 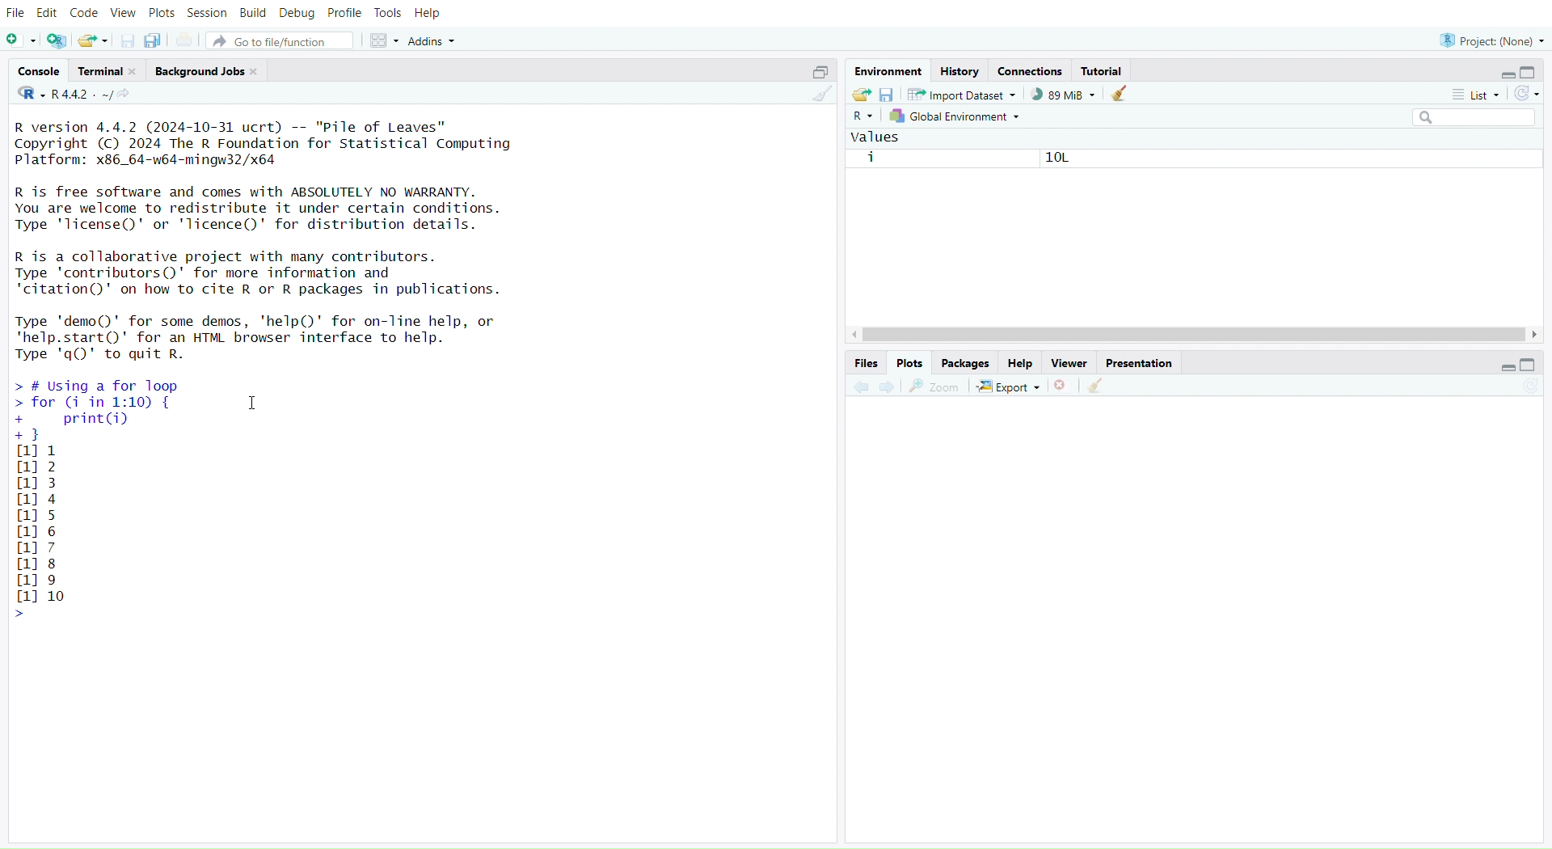 I want to click on debug, so click(x=297, y=13).